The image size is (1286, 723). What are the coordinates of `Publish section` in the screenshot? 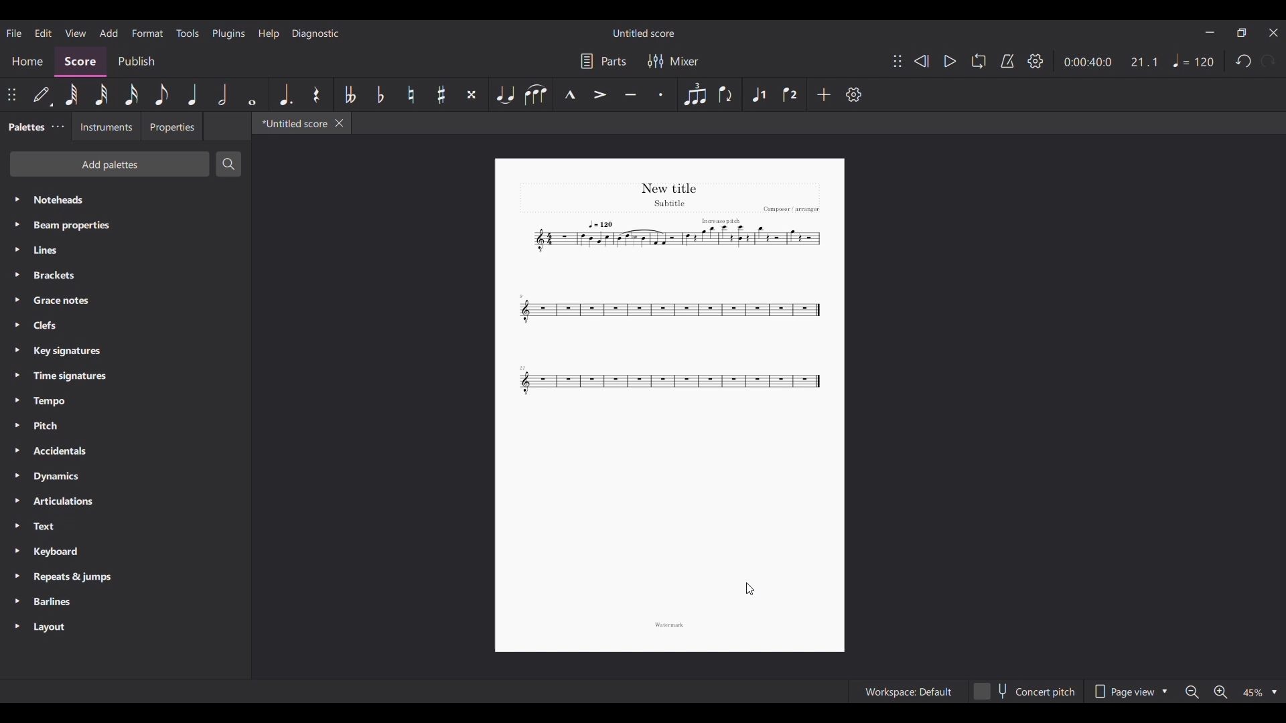 It's located at (136, 62).